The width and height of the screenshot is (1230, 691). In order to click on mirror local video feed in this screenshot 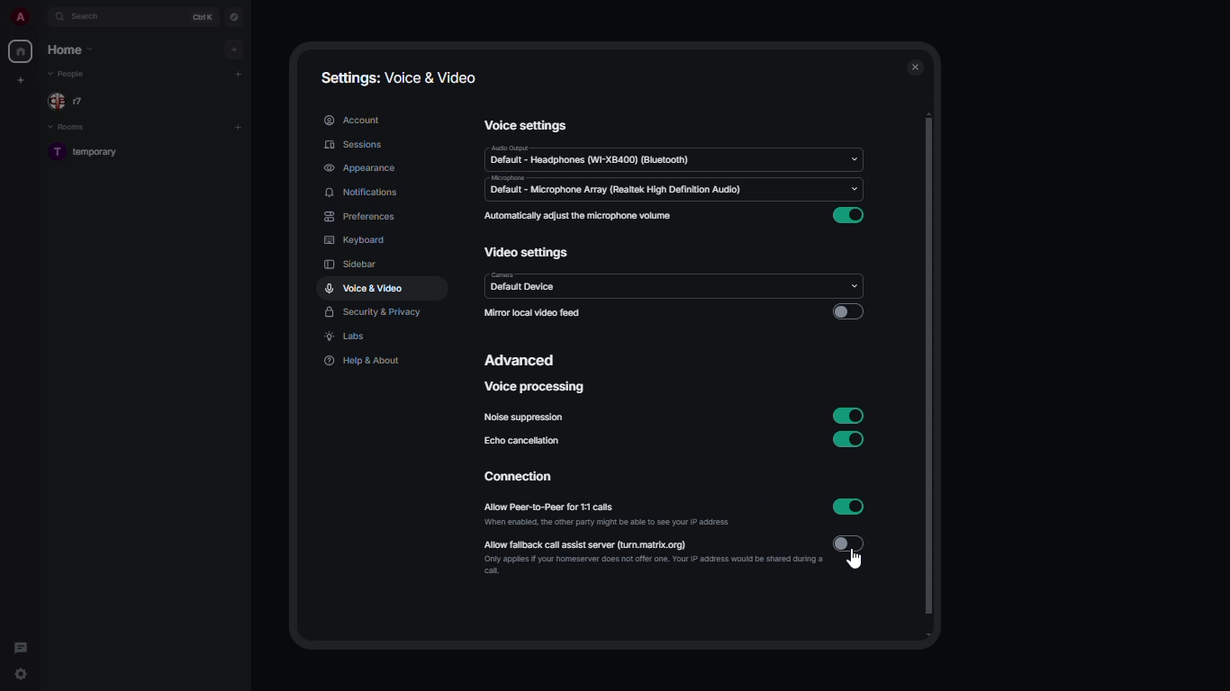, I will do `click(532, 314)`.